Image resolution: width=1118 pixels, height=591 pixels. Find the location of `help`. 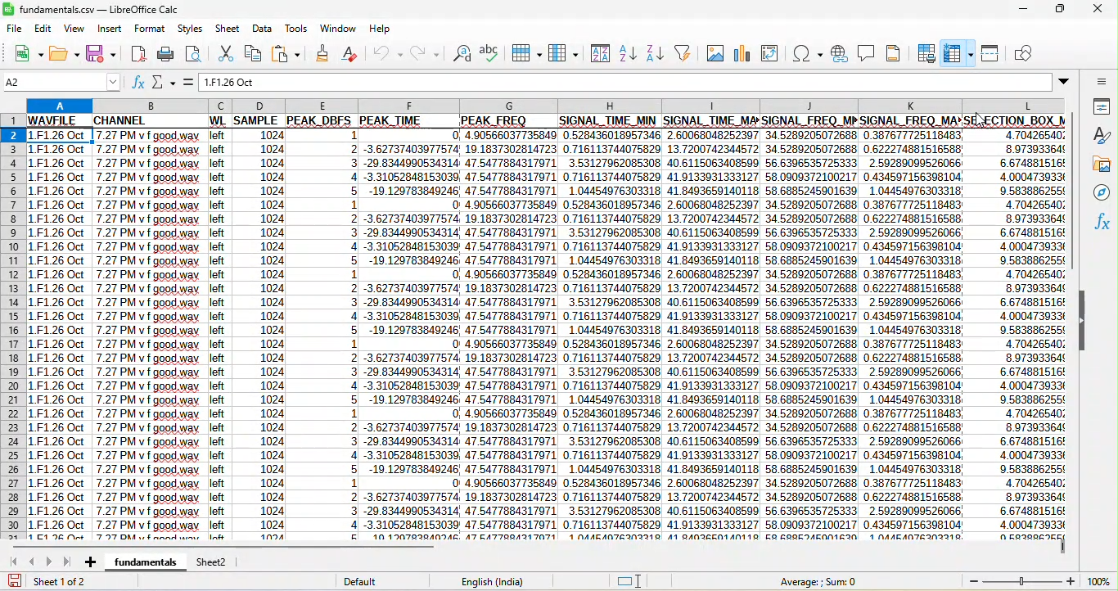

help is located at coordinates (378, 26).